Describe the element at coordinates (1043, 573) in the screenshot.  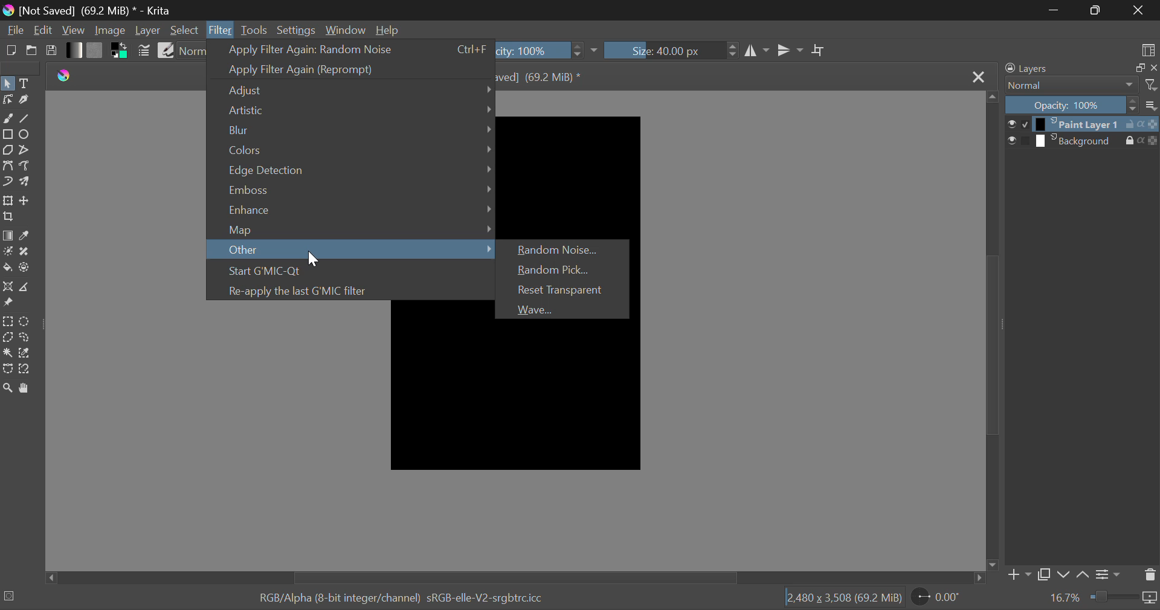
I see `Copy Layer` at that location.